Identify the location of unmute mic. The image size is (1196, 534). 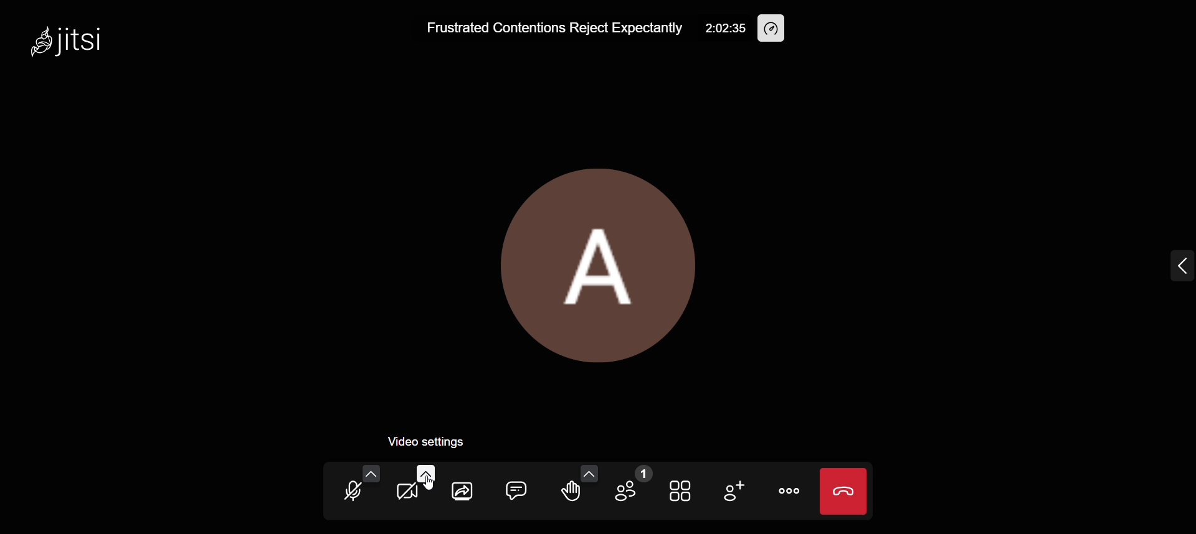
(350, 491).